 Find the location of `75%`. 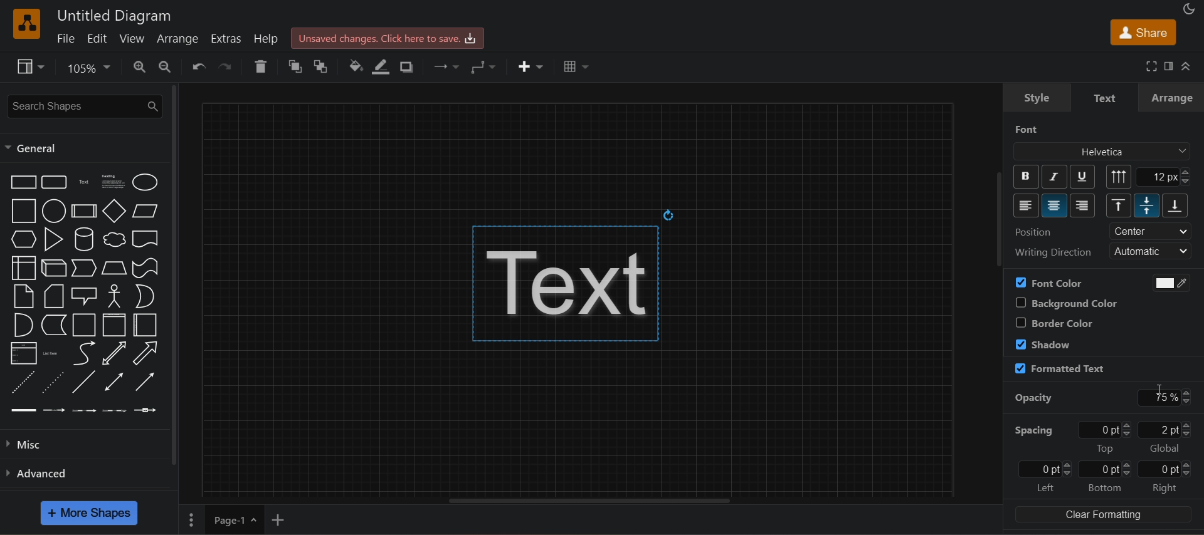

75% is located at coordinates (1165, 398).